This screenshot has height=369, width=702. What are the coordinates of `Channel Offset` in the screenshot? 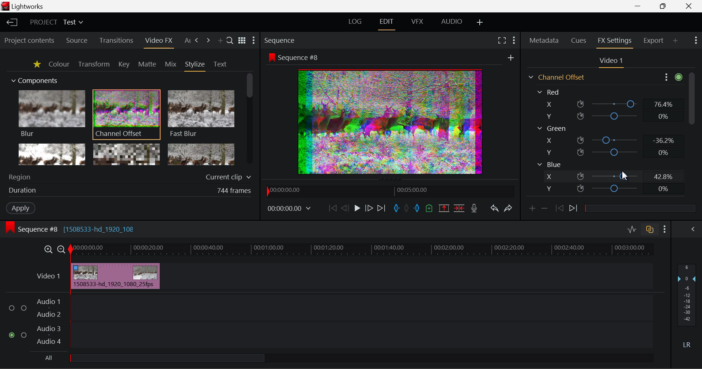 It's located at (555, 77).